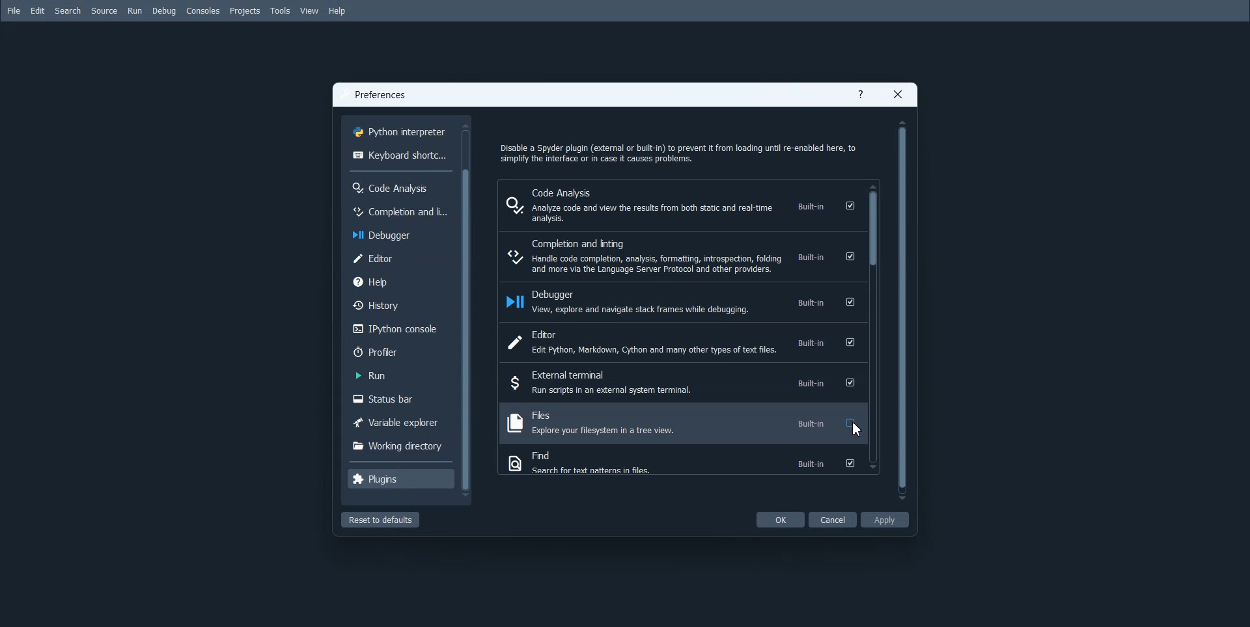 This screenshot has width=1250, height=627. What do you see at coordinates (863, 435) in the screenshot?
I see `cursor` at bounding box center [863, 435].